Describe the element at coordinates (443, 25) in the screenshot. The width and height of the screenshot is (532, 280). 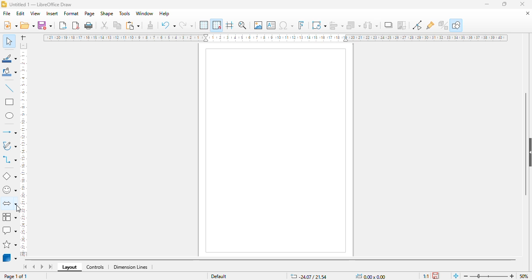
I see `toggle extrusion` at that location.